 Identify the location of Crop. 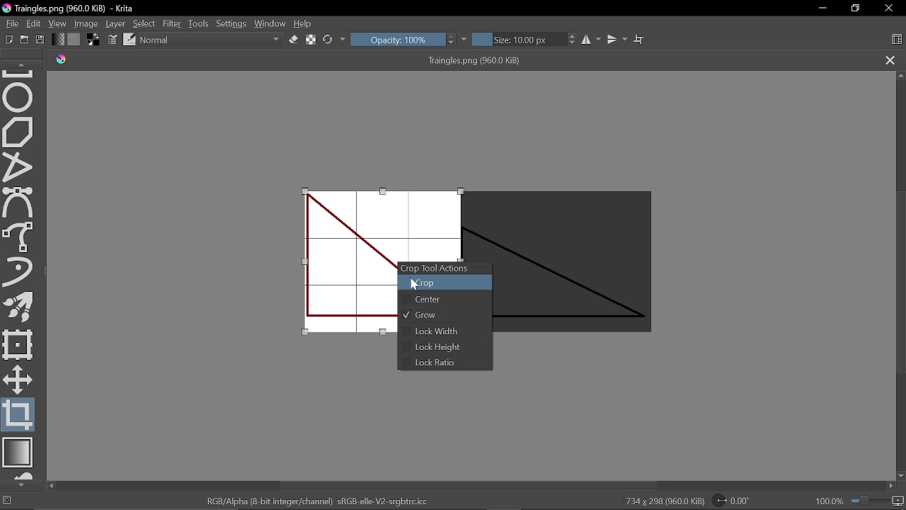
(427, 283).